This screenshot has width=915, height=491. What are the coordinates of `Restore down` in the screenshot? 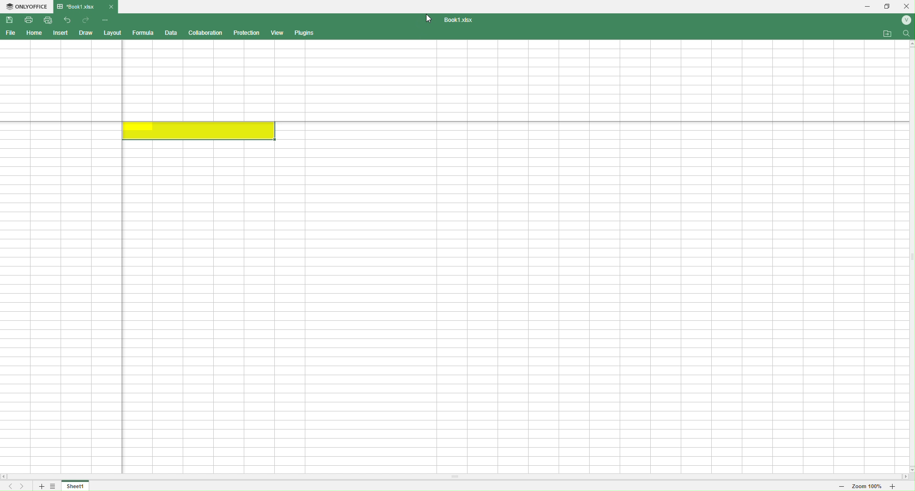 It's located at (886, 7).